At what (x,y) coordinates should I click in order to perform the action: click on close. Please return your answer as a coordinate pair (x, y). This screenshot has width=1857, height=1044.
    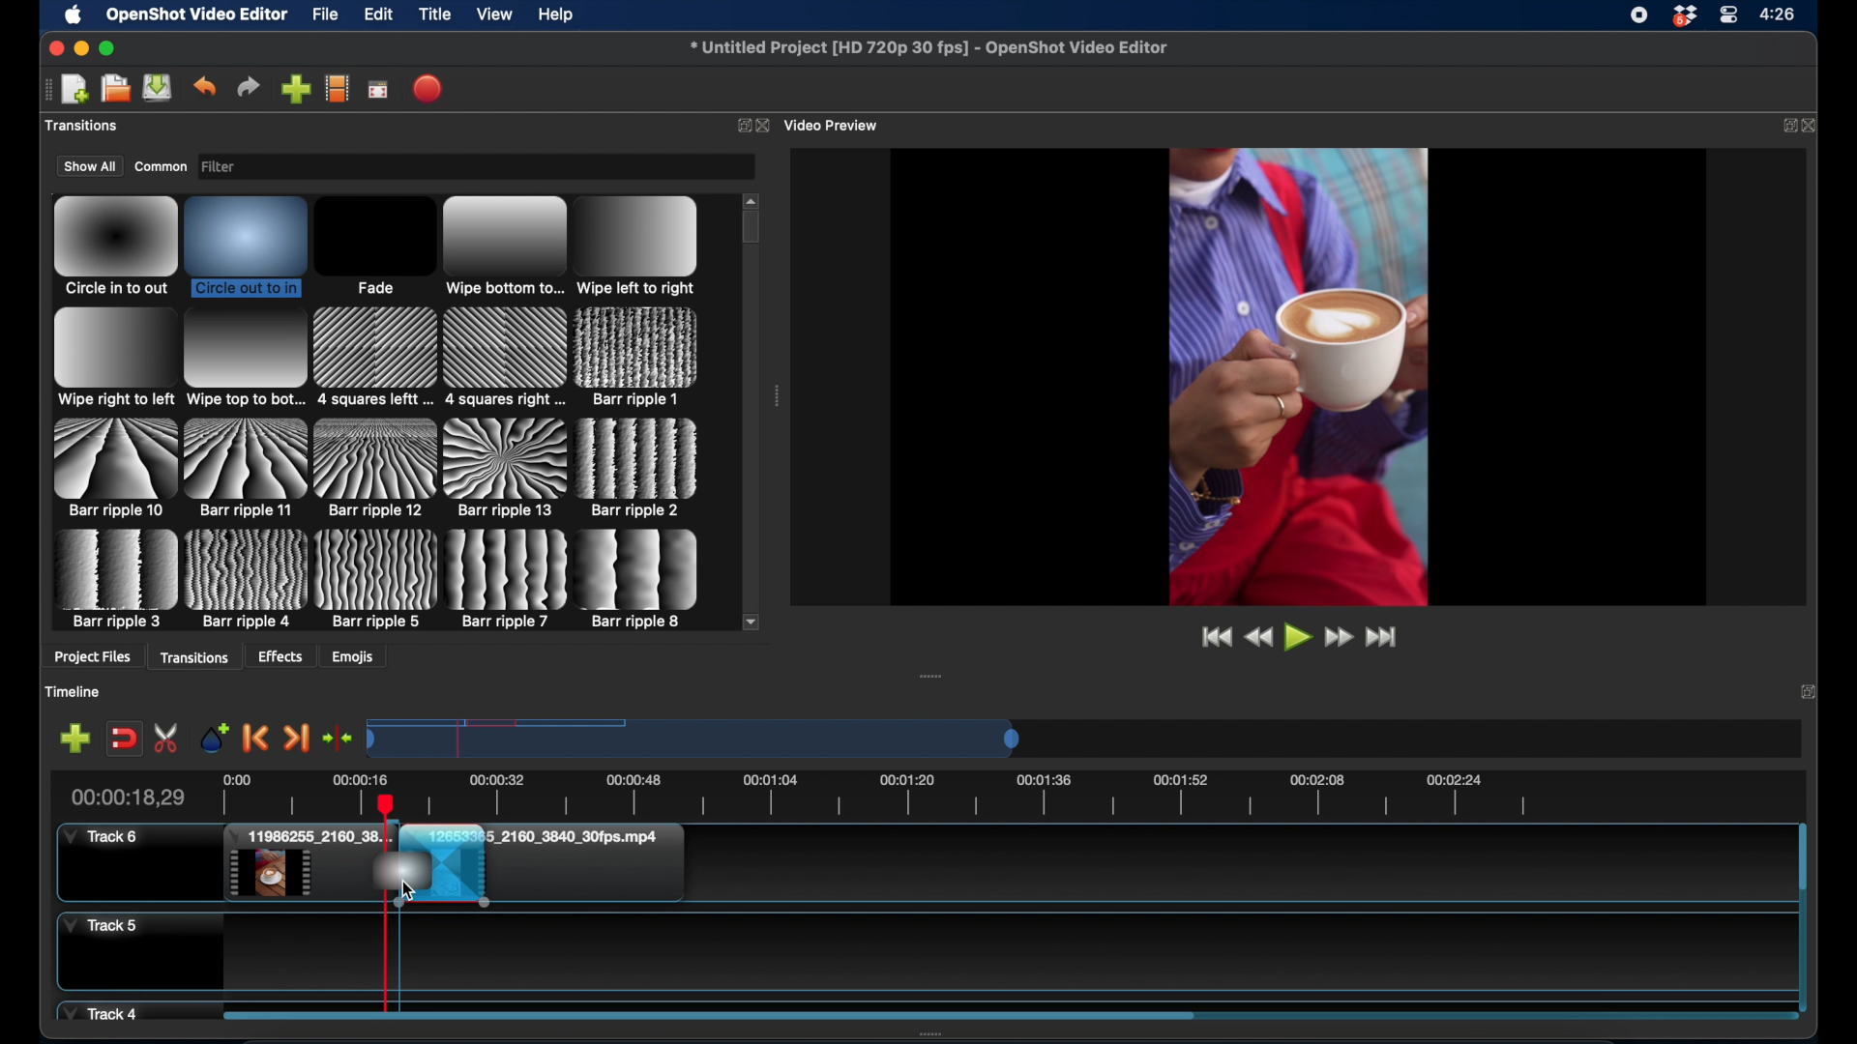
    Looking at the image, I should click on (765, 126).